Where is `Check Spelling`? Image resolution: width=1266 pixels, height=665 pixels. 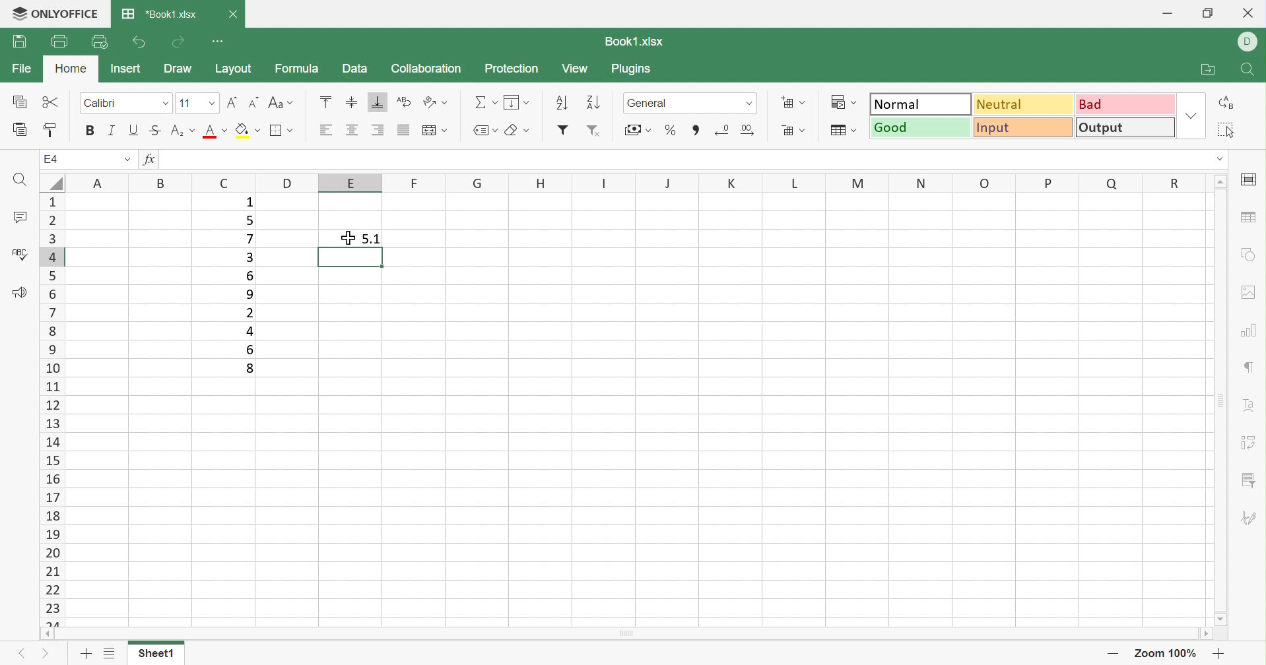
Check Spelling is located at coordinates (19, 253).